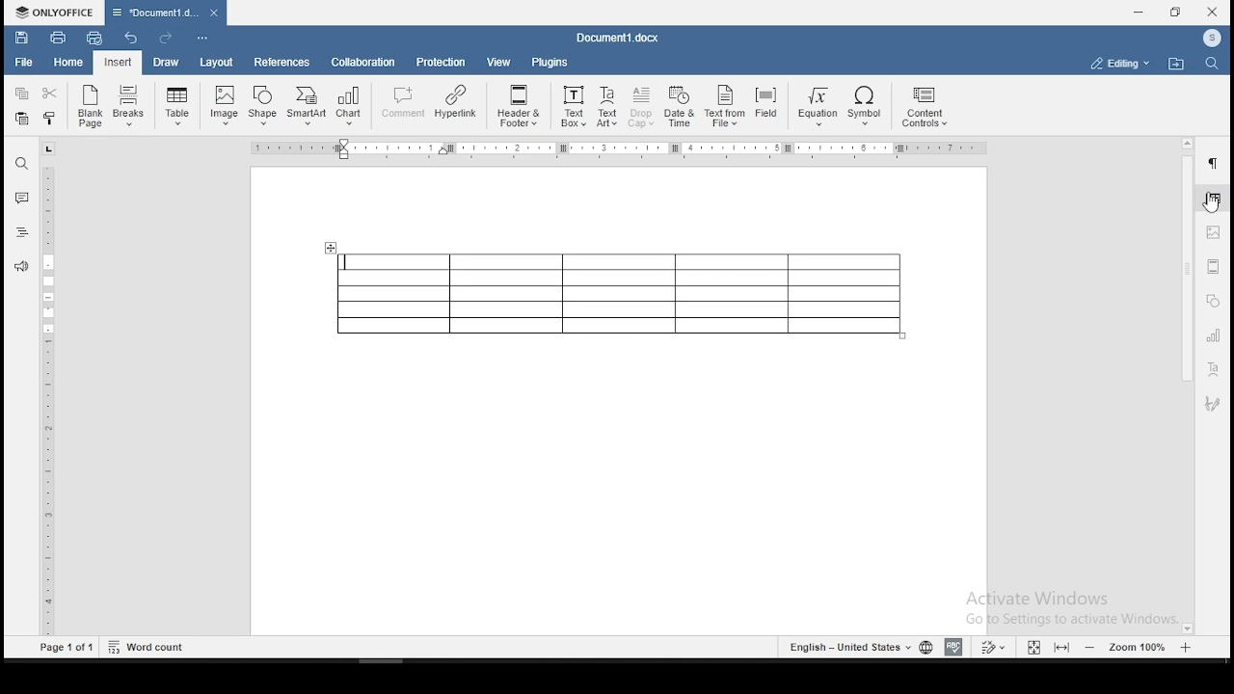 This screenshot has width=1234, height=694. Describe the element at coordinates (1140, 12) in the screenshot. I see `minimize` at that location.